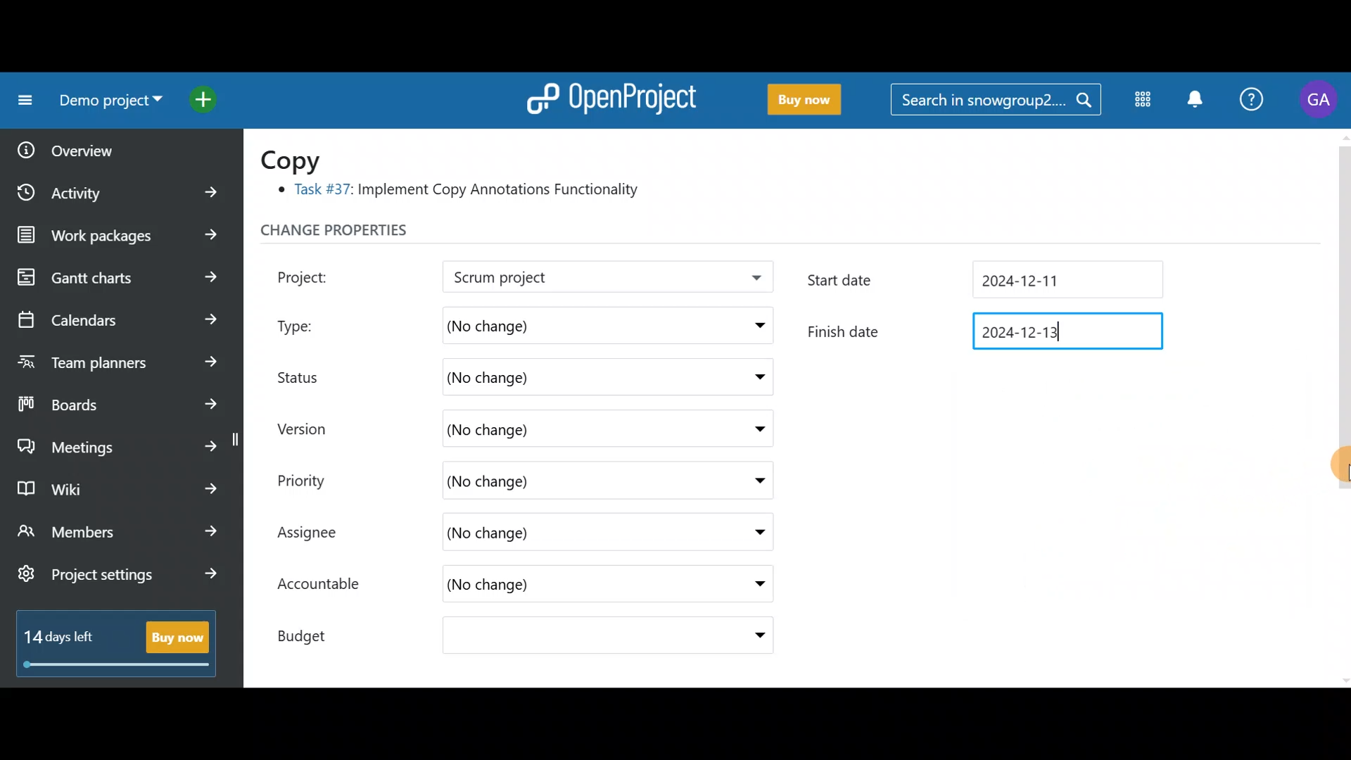 The width and height of the screenshot is (1351, 760). I want to click on Wiki, so click(115, 485).